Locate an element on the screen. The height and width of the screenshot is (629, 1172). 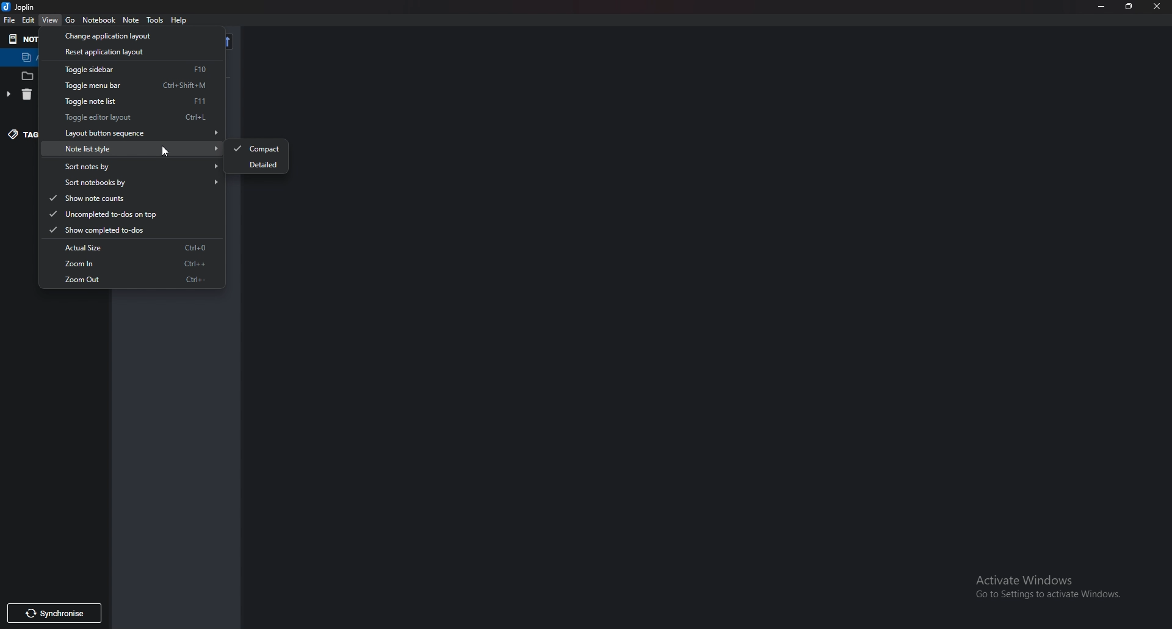
view is located at coordinates (52, 19).